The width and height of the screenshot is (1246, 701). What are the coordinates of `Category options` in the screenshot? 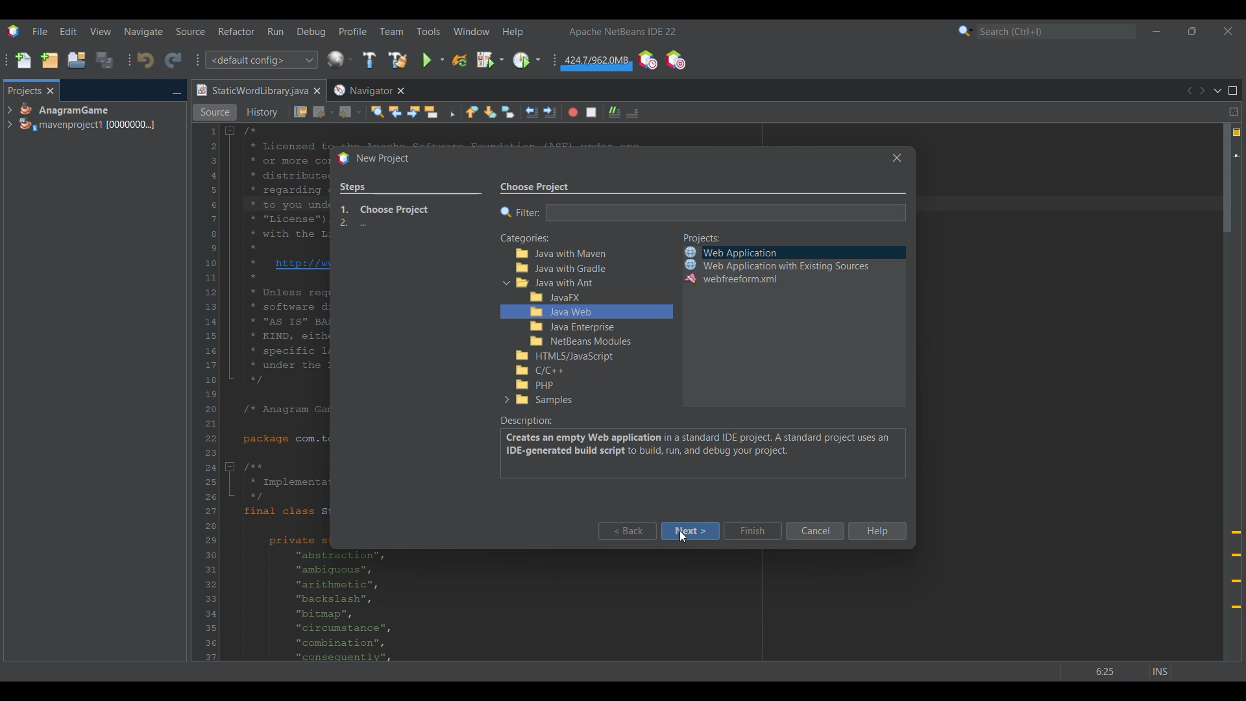 It's located at (594, 327).